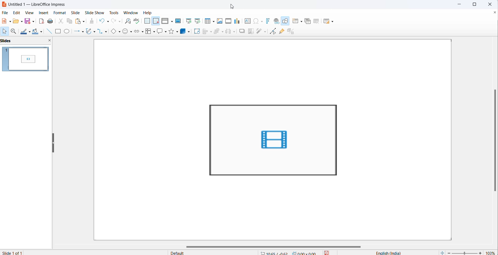 Image resolution: width=498 pixels, height=255 pixels. I want to click on selection markup, so click(274, 177).